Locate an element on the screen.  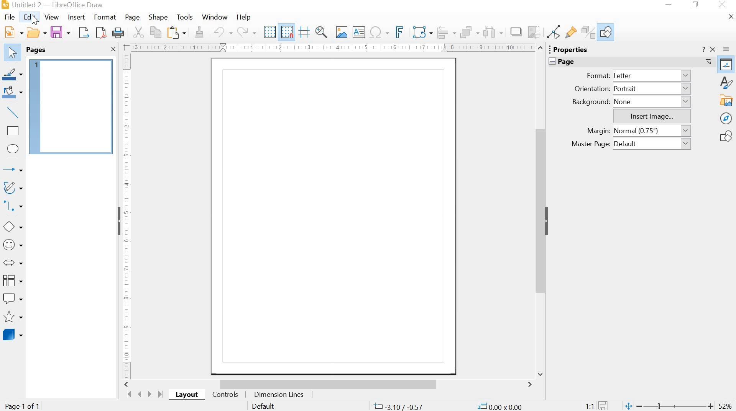
Ellipse (double click for multi-selection) is located at coordinates (13, 148).